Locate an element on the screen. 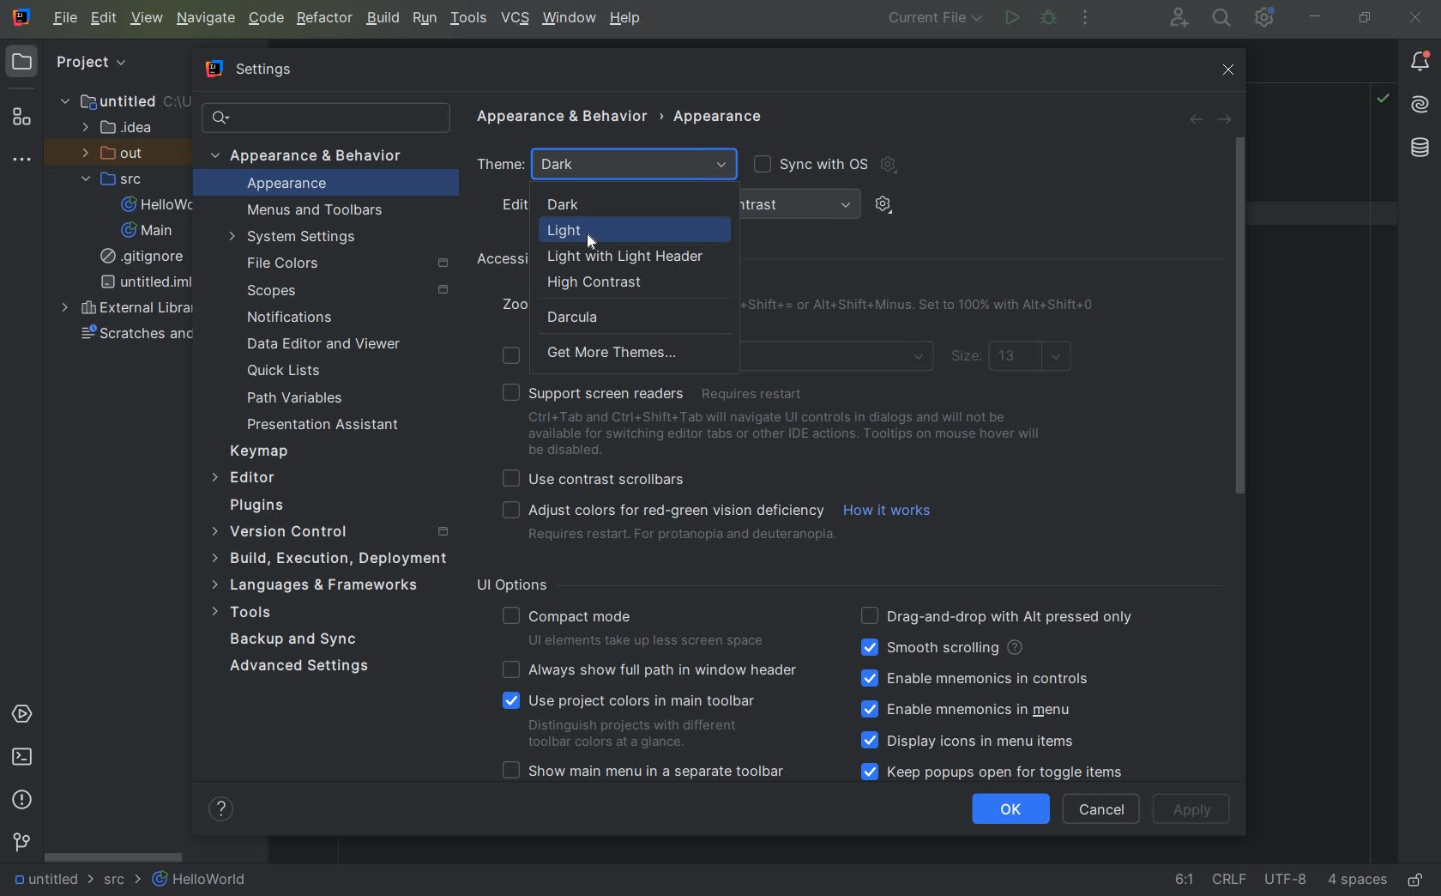  TOOLS is located at coordinates (258, 613).